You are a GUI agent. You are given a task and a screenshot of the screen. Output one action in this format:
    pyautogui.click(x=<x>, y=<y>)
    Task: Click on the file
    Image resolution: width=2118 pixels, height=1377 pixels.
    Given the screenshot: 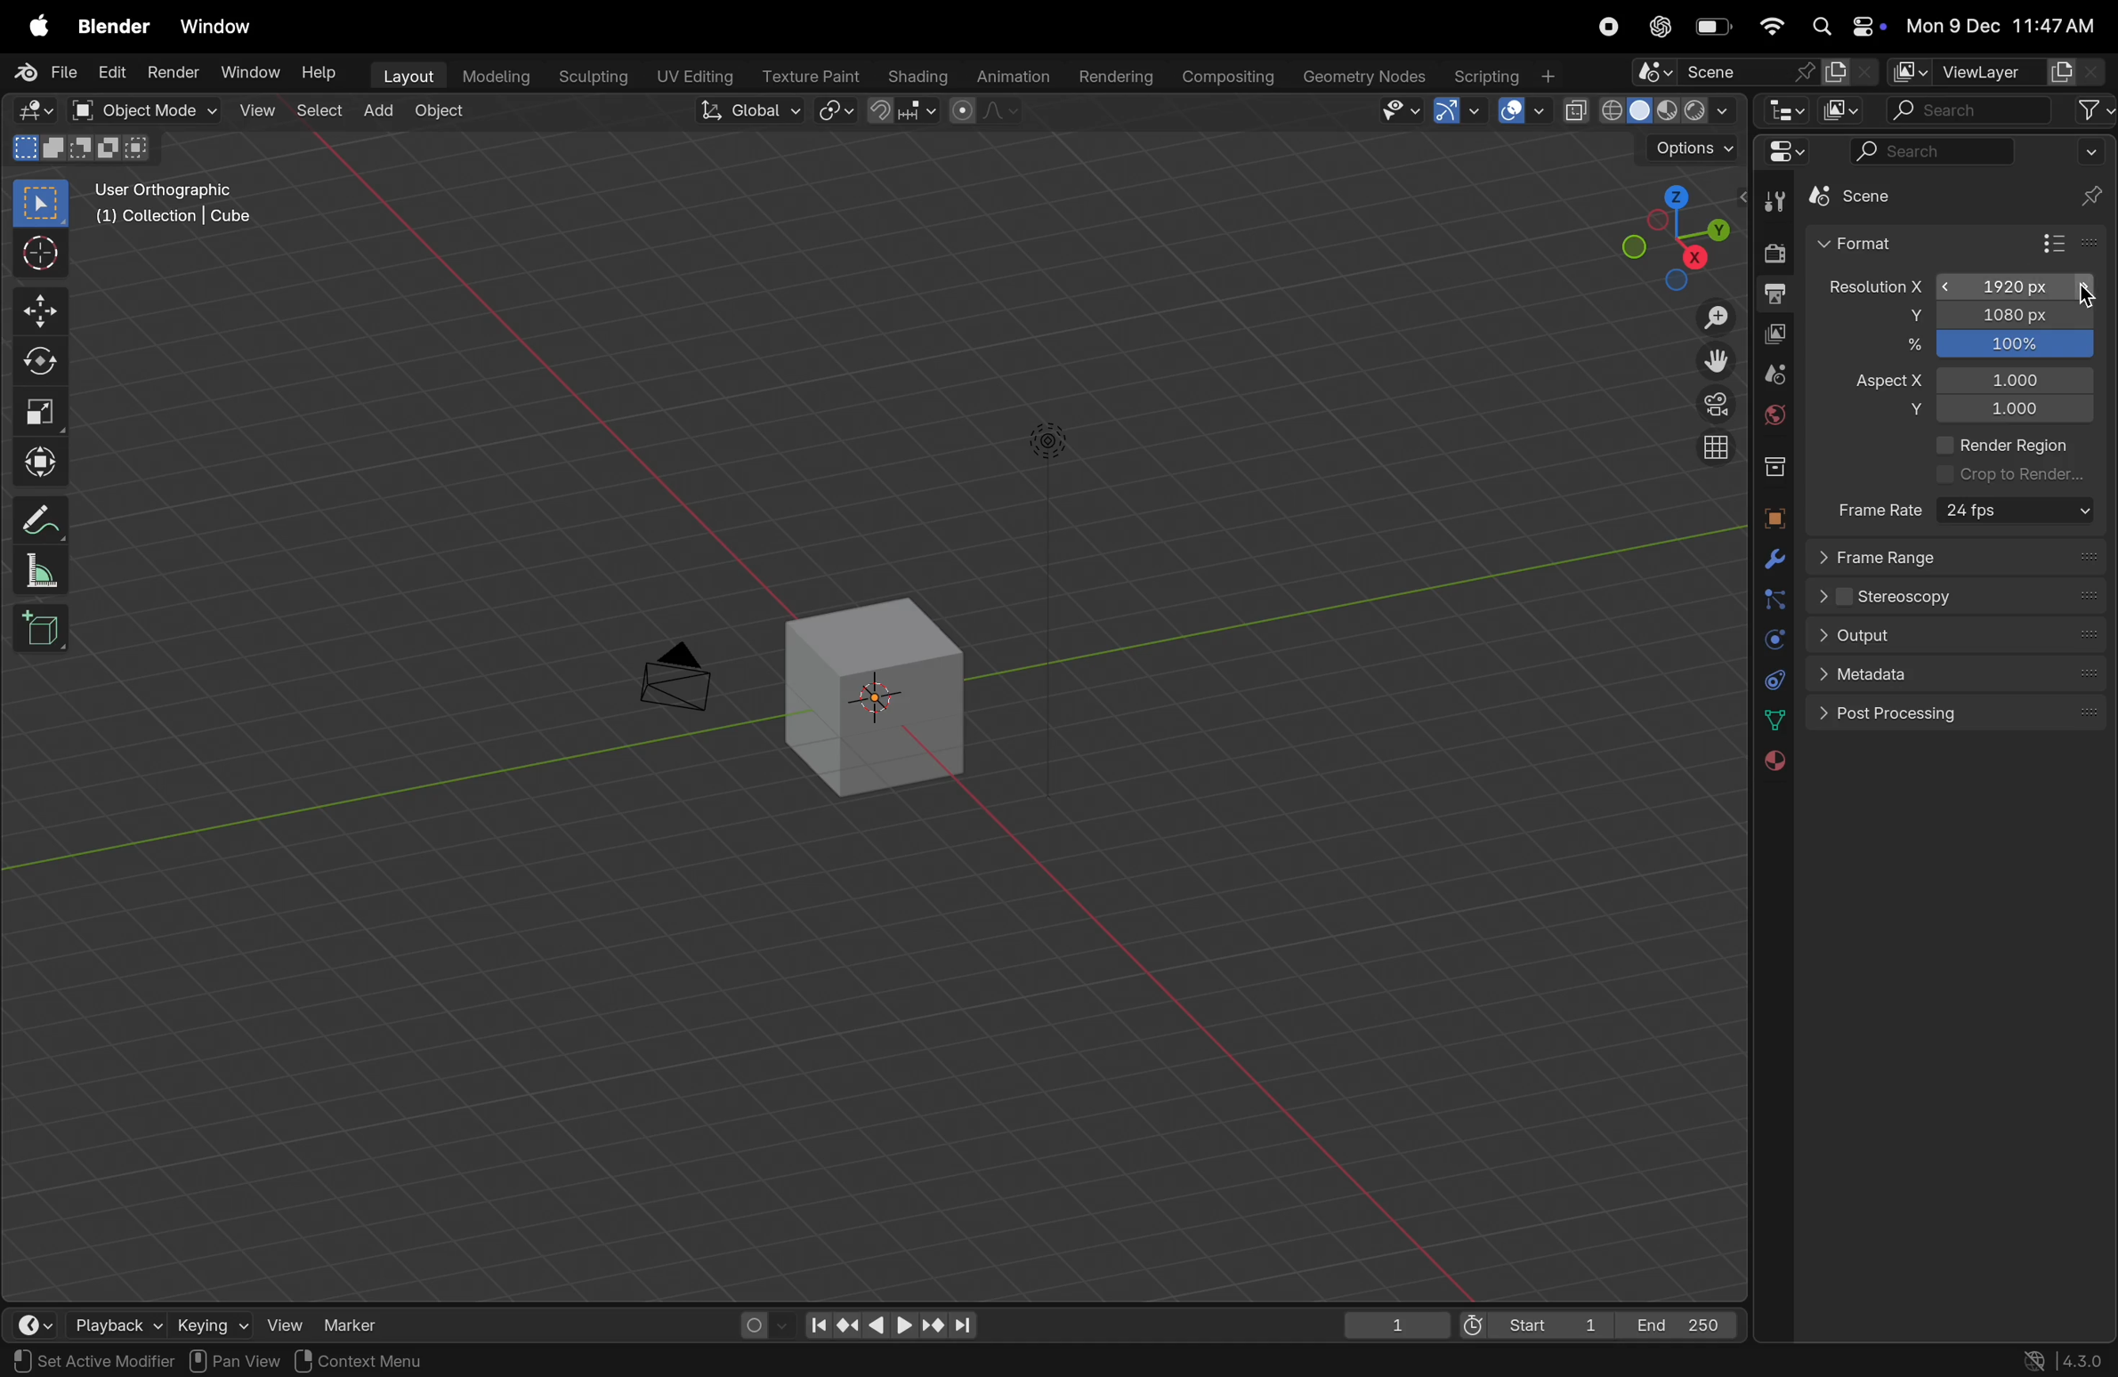 What is the action you would take?
    pyautogui.click(x=45, y=72)
    